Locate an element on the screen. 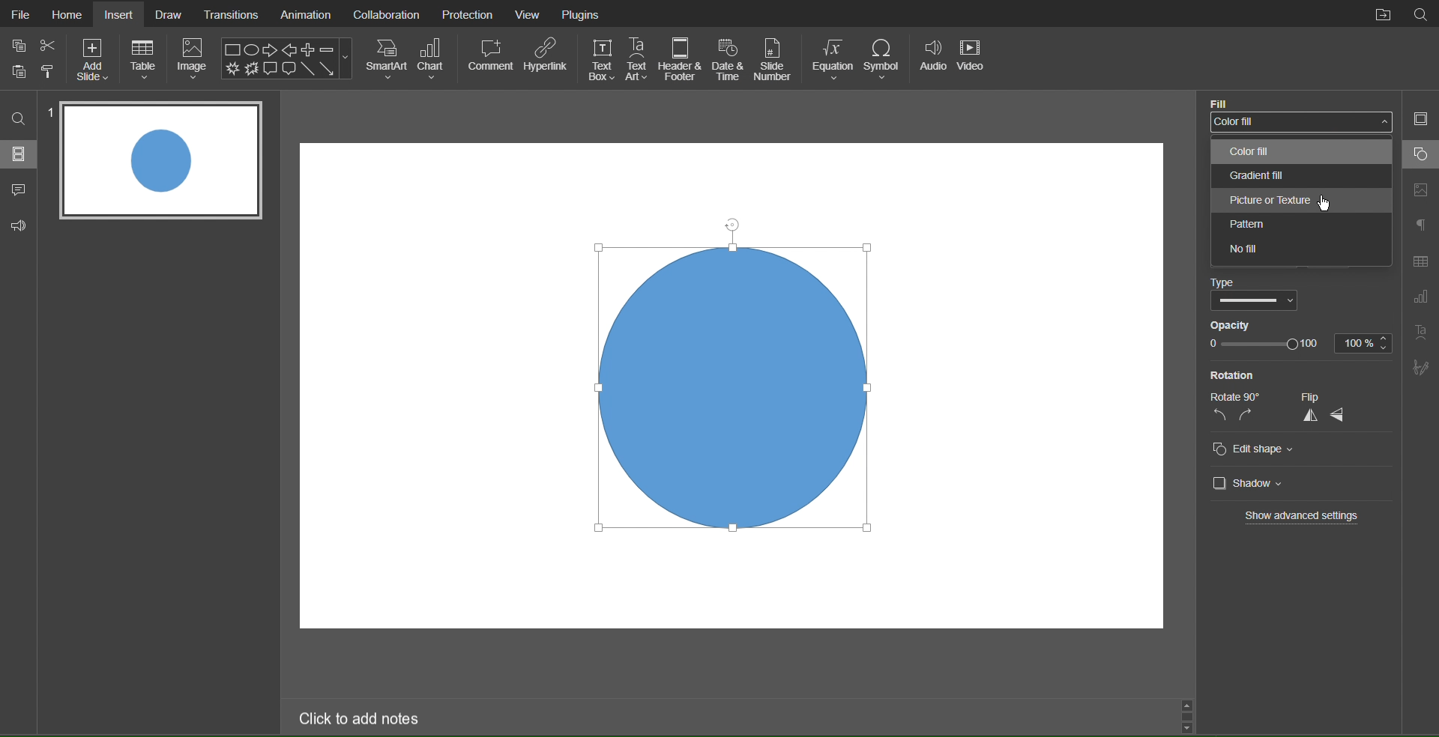  flip sideways is located at coordinates (1349, 419).